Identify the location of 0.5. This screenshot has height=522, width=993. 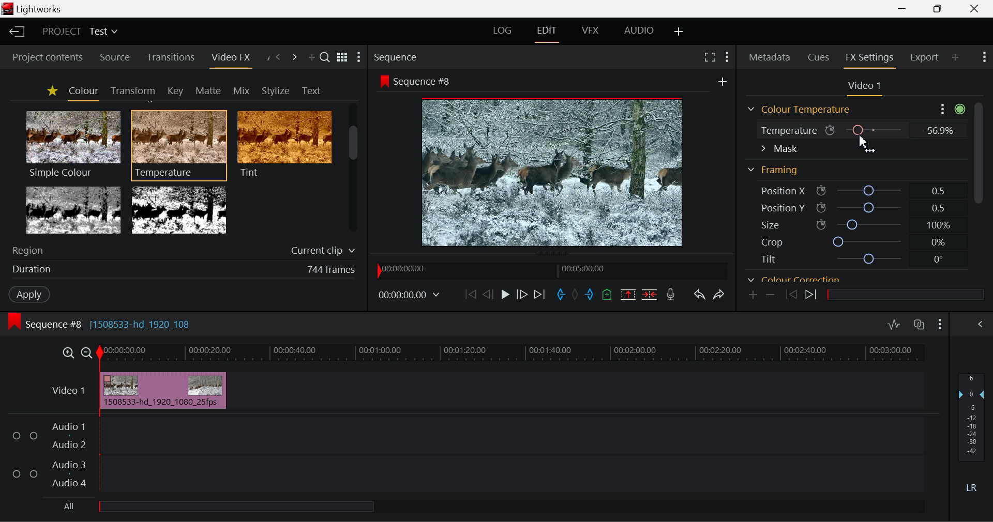
(939, 209).